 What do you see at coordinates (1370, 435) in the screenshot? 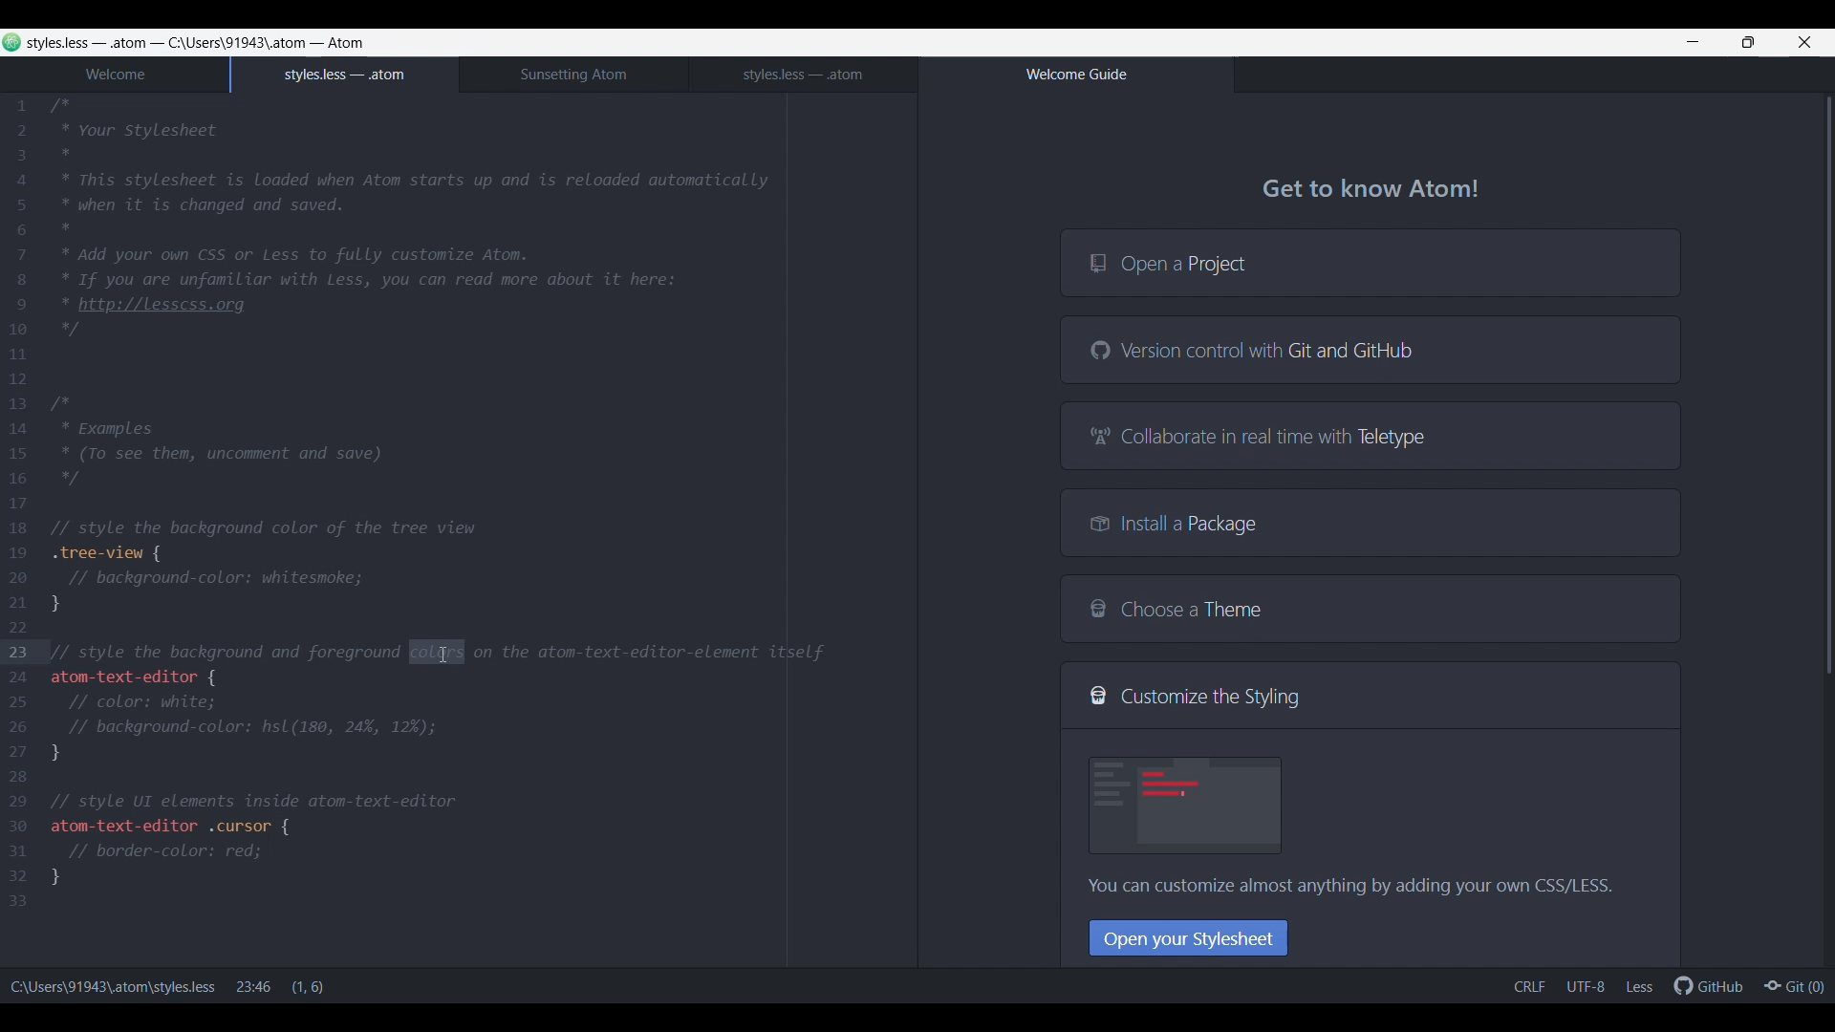
I see `Collaborate in real time with Teletype` at bounding box center [1370, 435].